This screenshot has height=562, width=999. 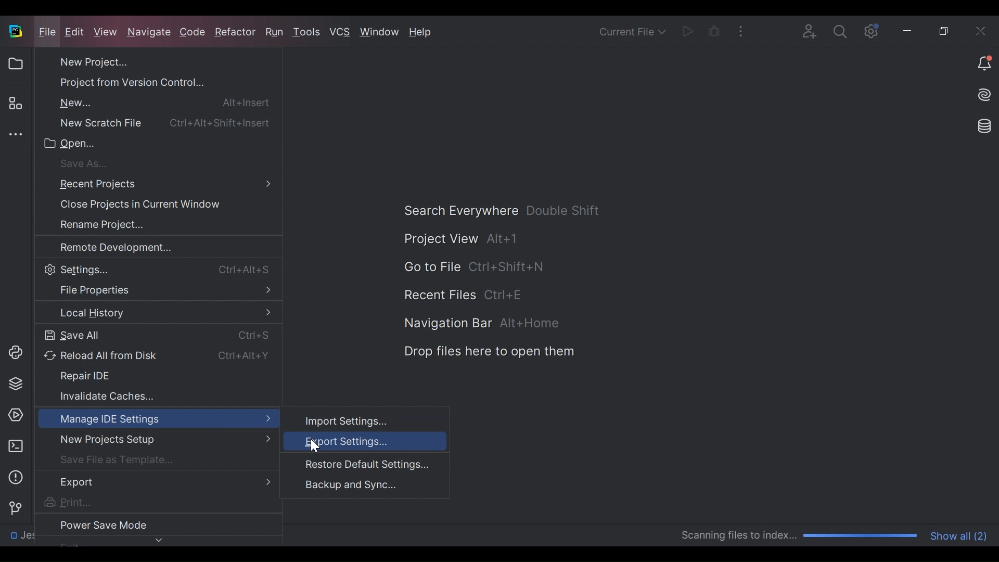 What do you see at coordinates (811, 30) in the screenshot?
I see `Code with Me` at bounding box center [811, 30].